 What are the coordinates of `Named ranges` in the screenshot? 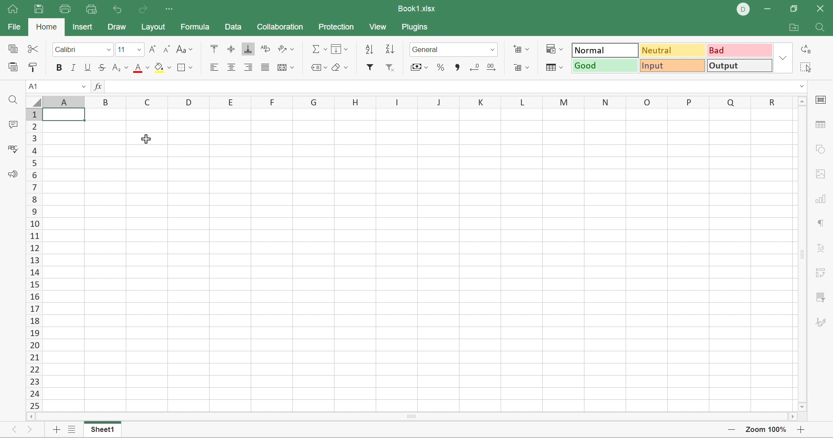 It's located at (320, 67).